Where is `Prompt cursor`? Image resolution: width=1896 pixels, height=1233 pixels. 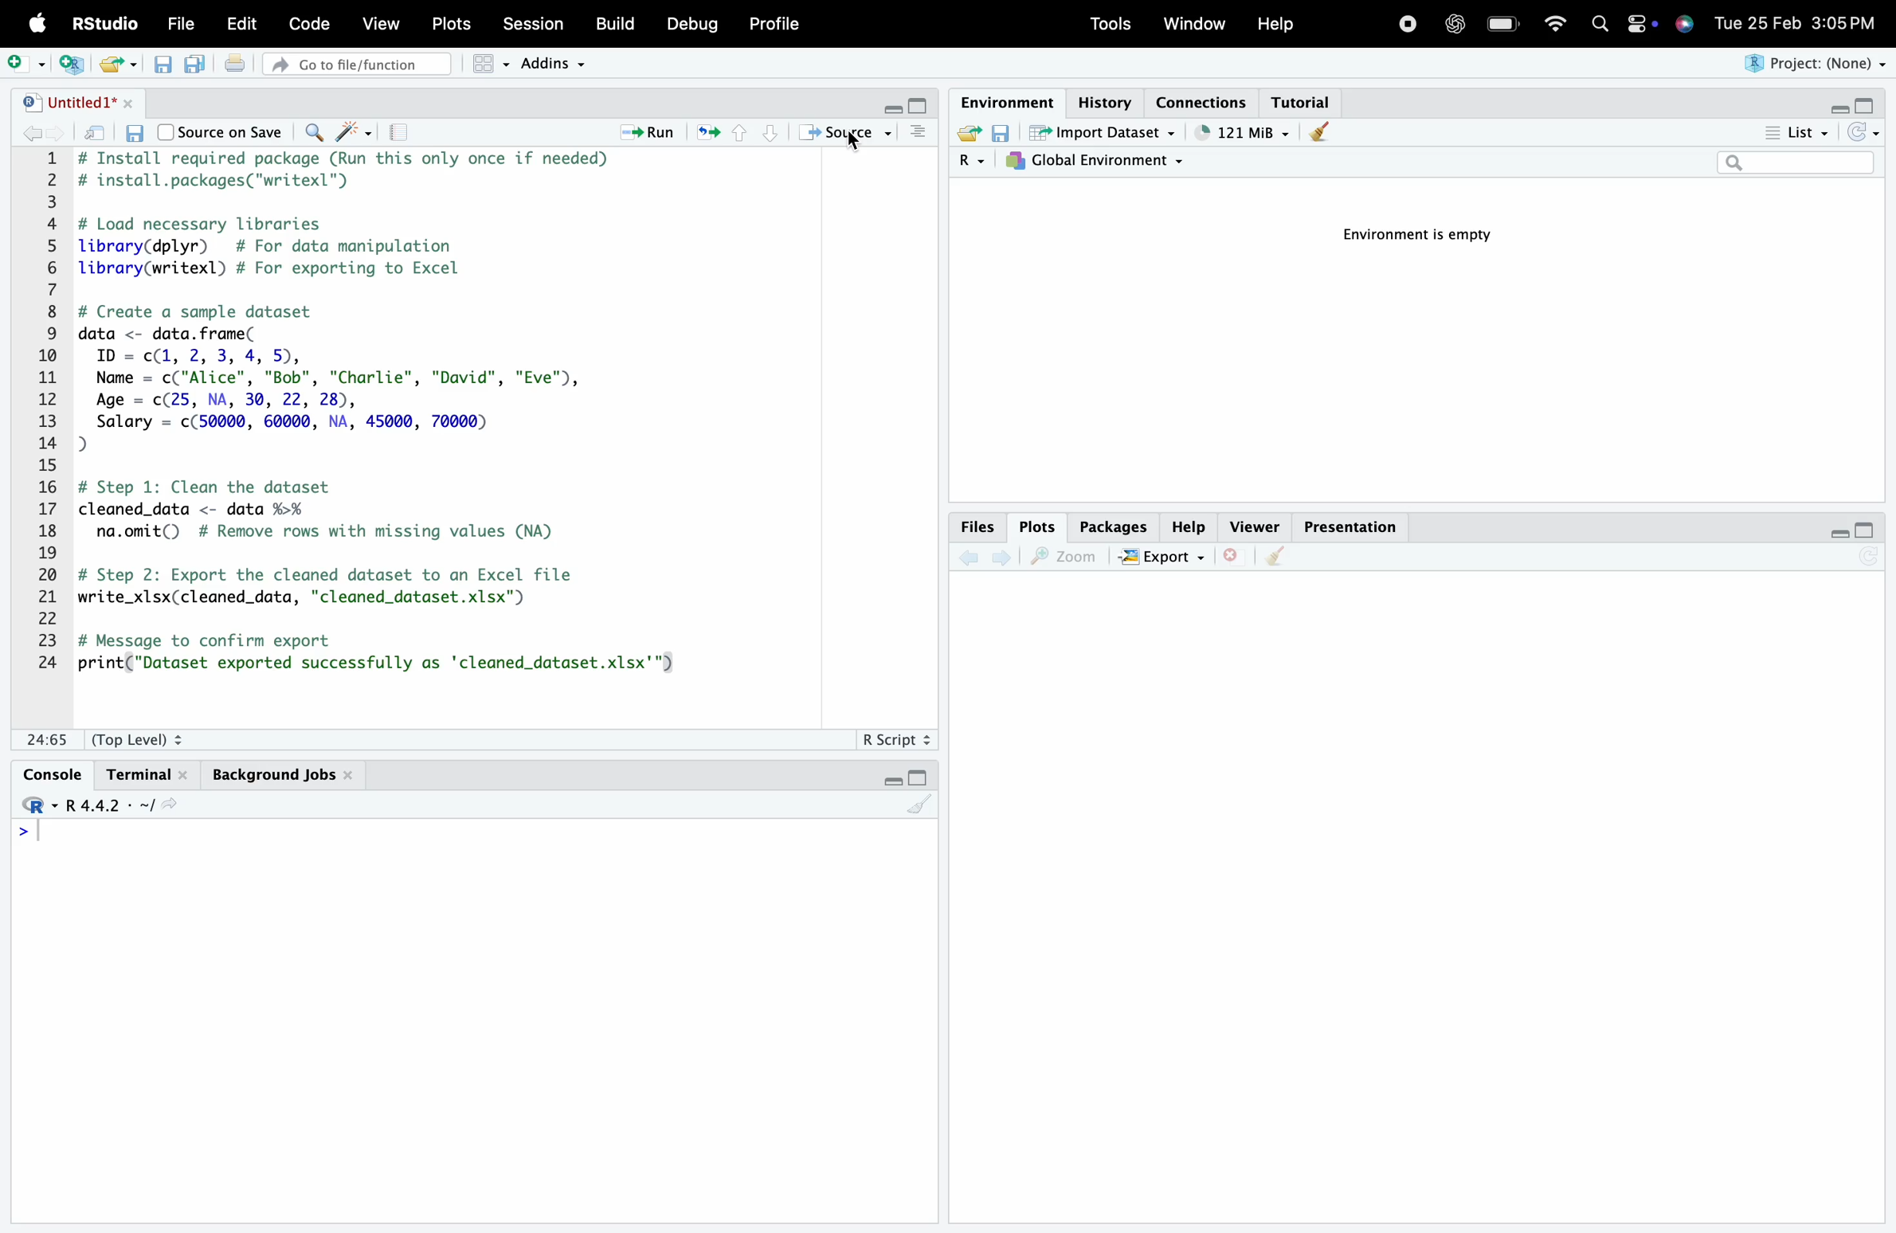 Prompt cursor is located at coordinates (22, 836).